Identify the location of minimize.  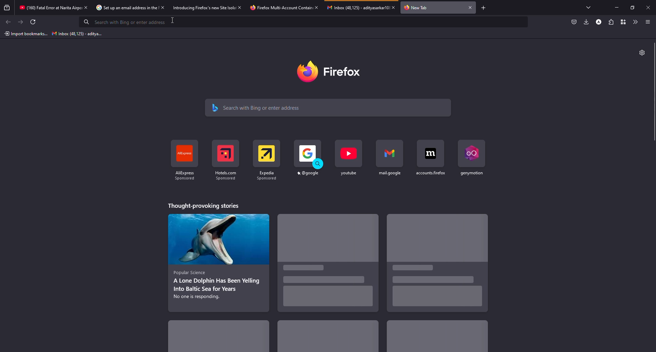
(617, 7).